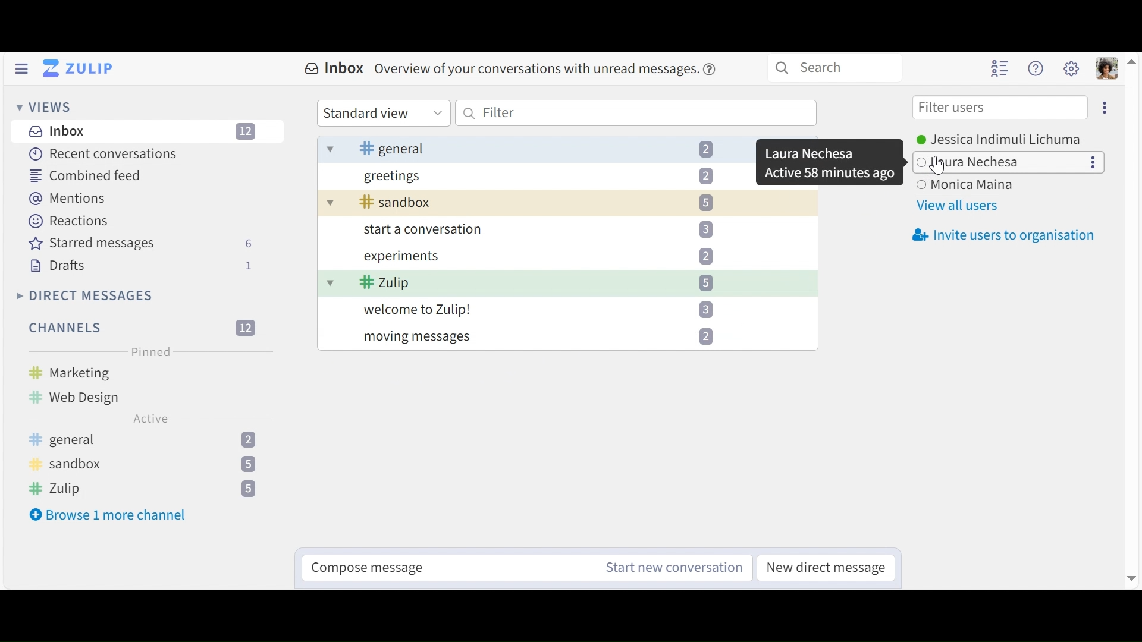  What do you see at coordinates (534, 149) in the screenshot?
I see ` general` at bounding box center [534, 149].